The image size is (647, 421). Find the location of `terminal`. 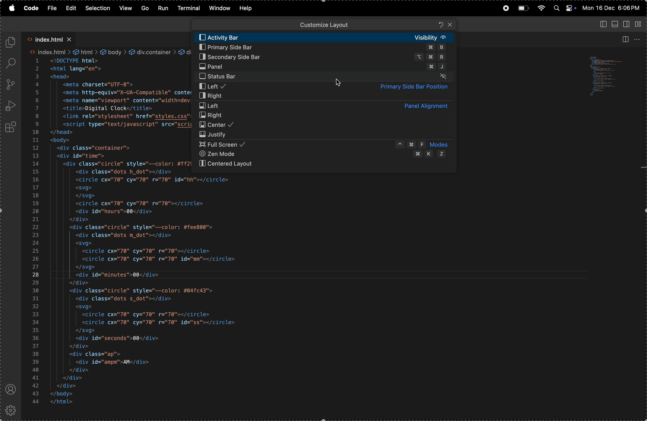

terminal is located at coordinates (189, 8).